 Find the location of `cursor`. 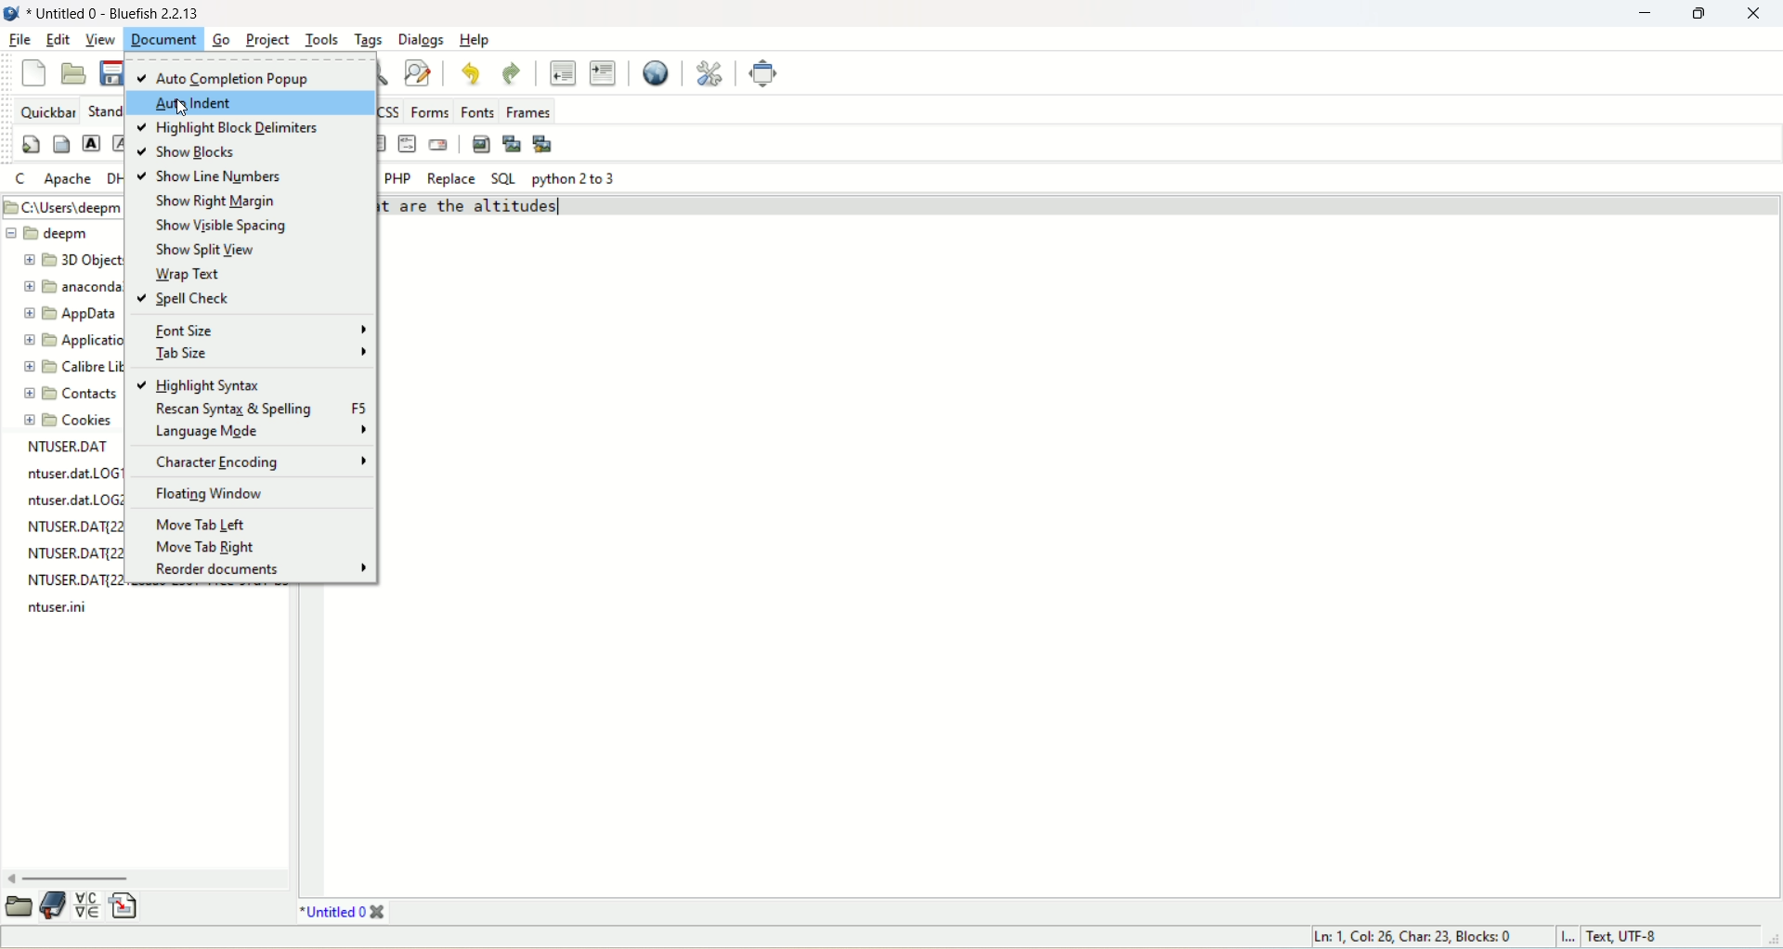

cursor is located at coordinates (182, 110).